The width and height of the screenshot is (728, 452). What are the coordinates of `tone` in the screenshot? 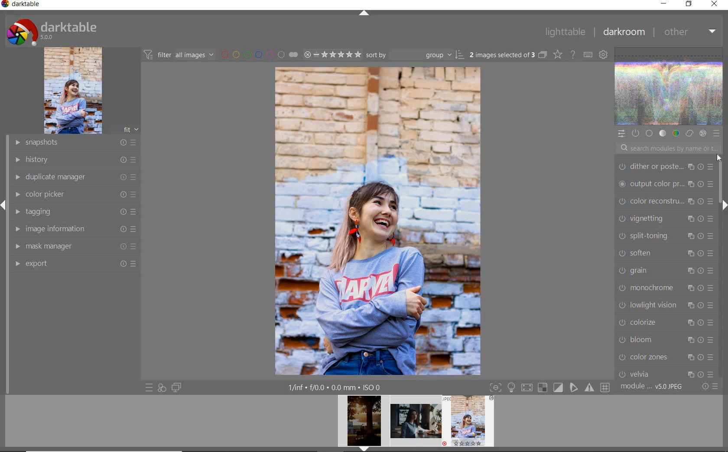 It's located at (663, 134).